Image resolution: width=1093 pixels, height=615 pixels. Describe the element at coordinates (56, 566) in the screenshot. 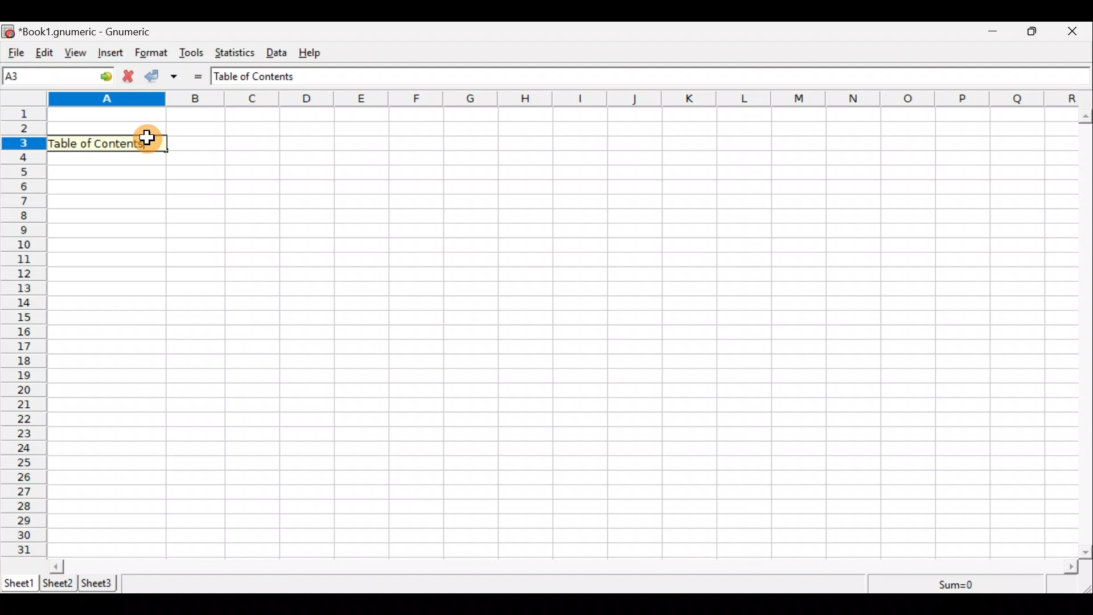

I see `scroll left` at that location.